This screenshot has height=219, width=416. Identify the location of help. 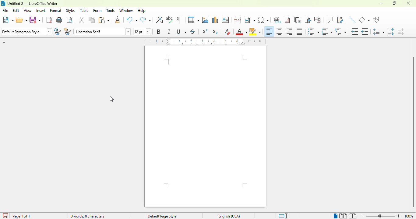
(142, 10).